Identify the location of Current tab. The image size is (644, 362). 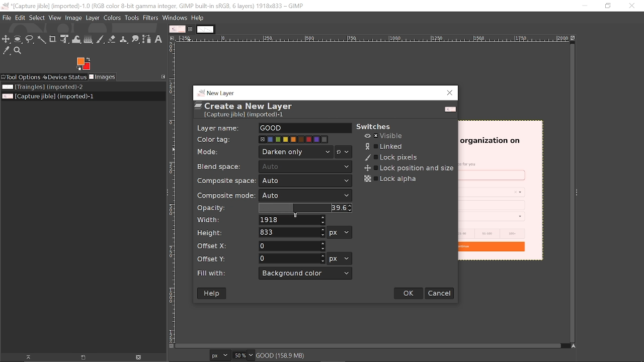
(178, 29).